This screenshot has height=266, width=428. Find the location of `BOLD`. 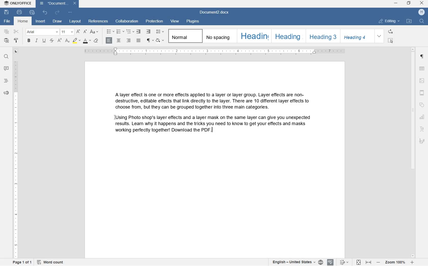

BOLD is located at coordinates (29, 41).